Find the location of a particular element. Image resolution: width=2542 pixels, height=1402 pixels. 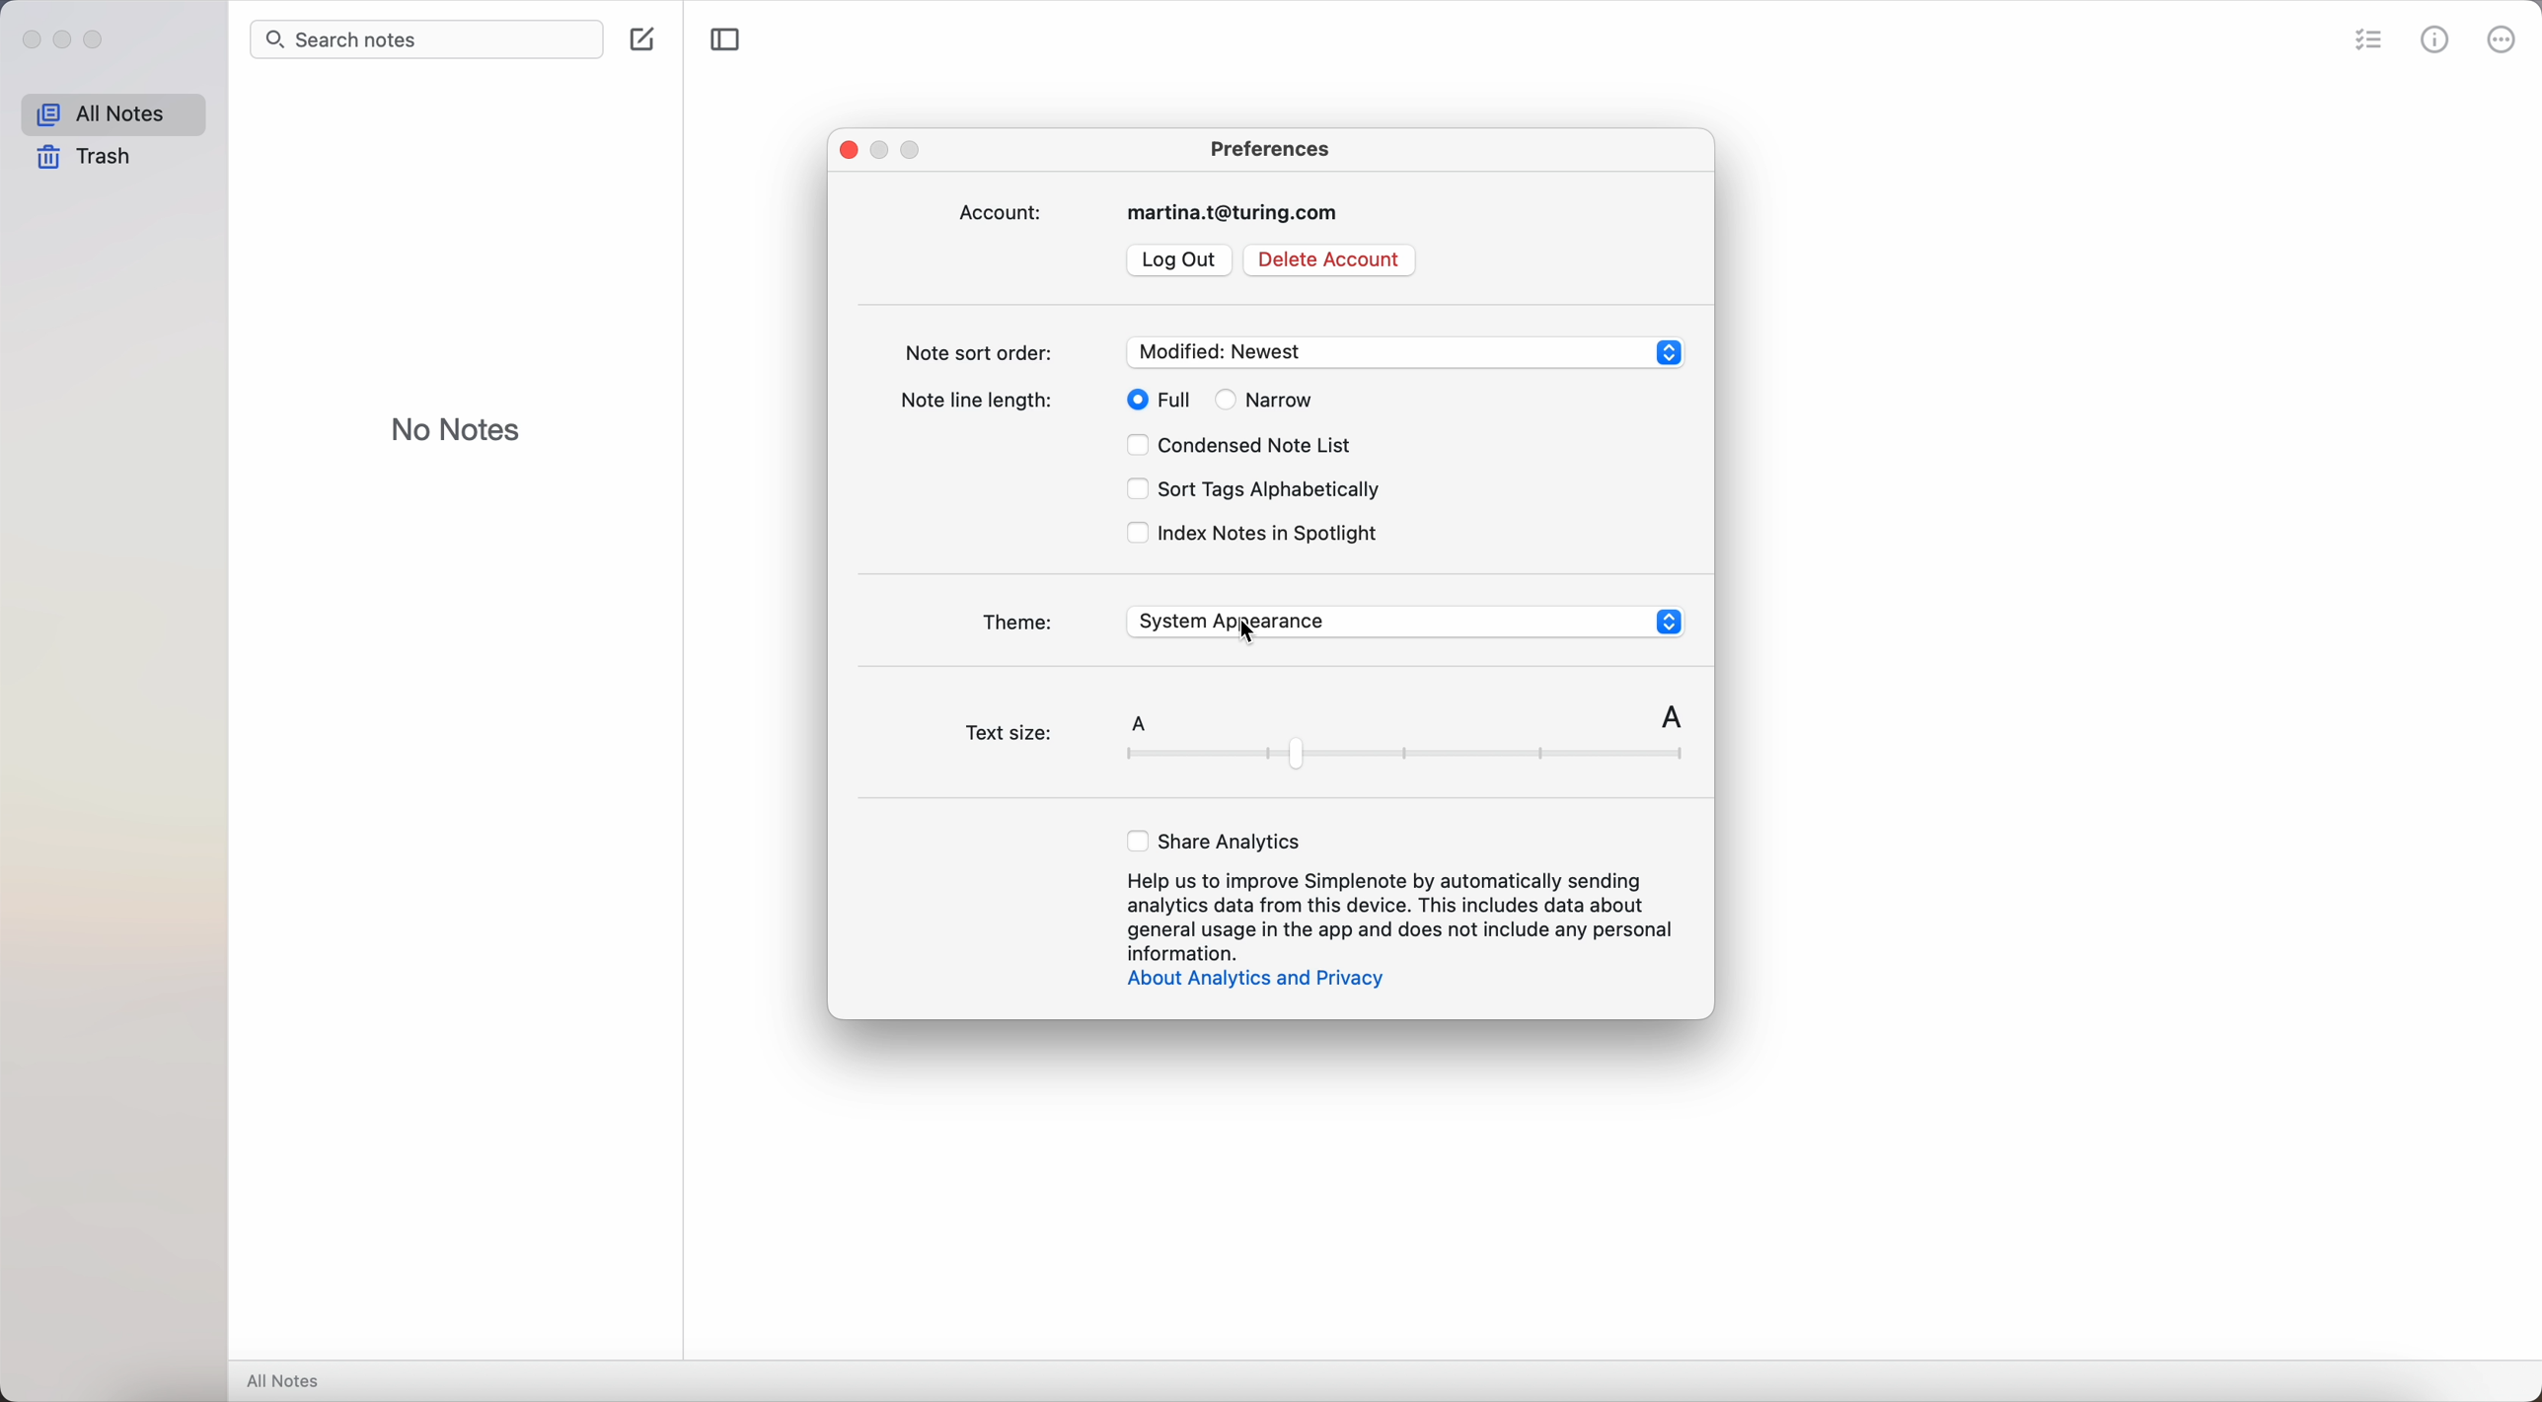

text size is located at coordinates (1327, 735).